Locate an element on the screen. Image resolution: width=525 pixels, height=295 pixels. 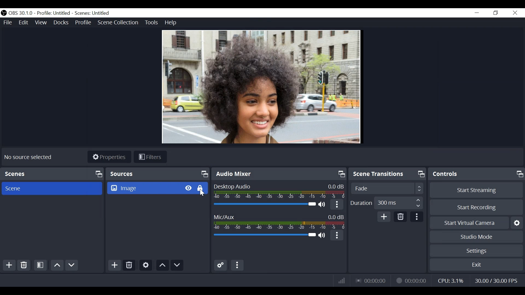
No source Selected is located at coordinates (27, 157).